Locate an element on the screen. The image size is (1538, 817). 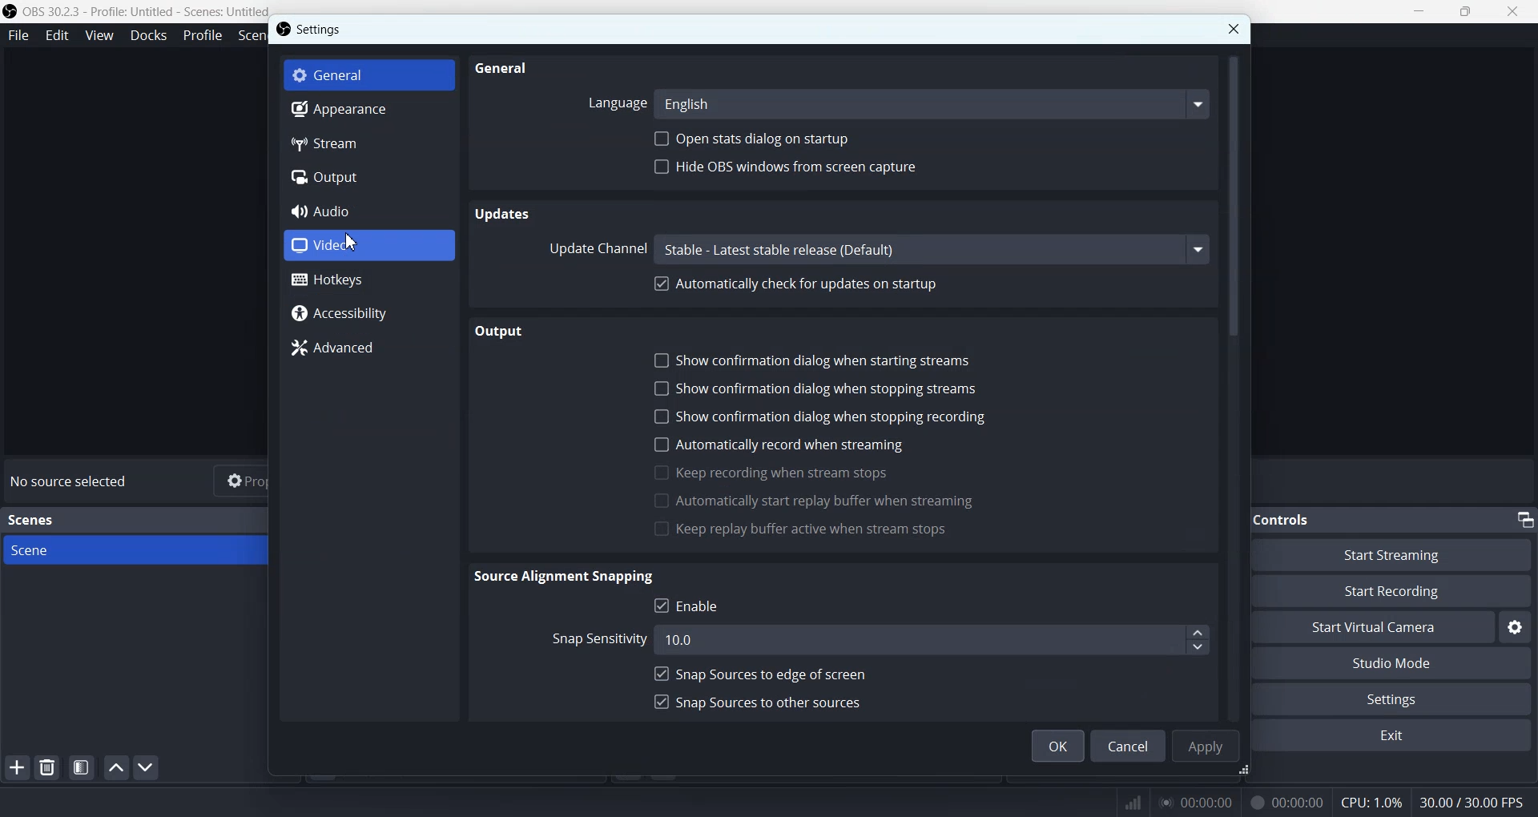
Minimize is located at coordinates (1419, 10).